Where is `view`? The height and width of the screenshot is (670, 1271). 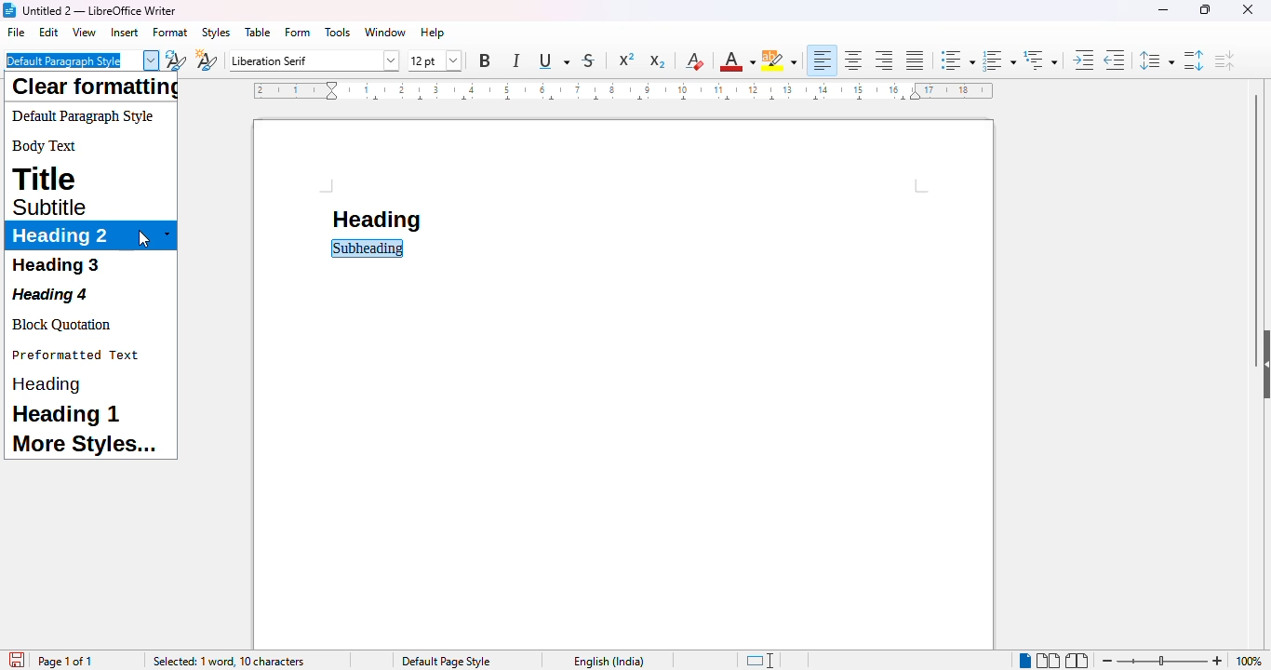
view is located at coordinates (85, 32).